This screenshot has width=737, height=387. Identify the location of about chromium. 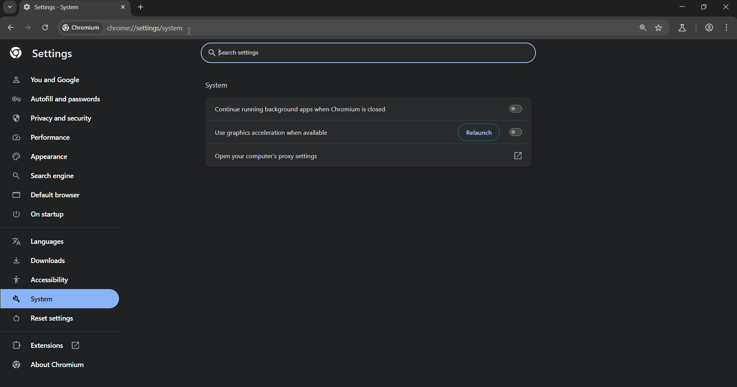
(50, 365).